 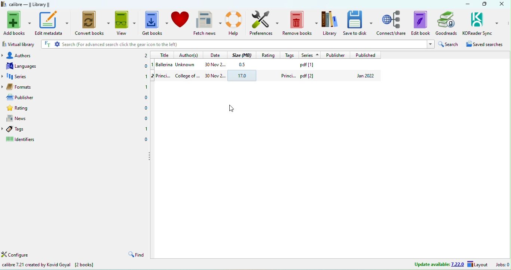 I want to click on 0, so click(x=146, y=98).